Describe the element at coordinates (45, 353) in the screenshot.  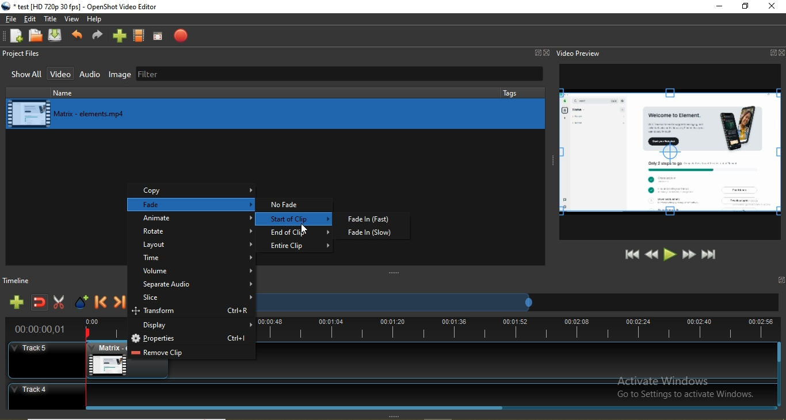
I see `track 5` at that location.